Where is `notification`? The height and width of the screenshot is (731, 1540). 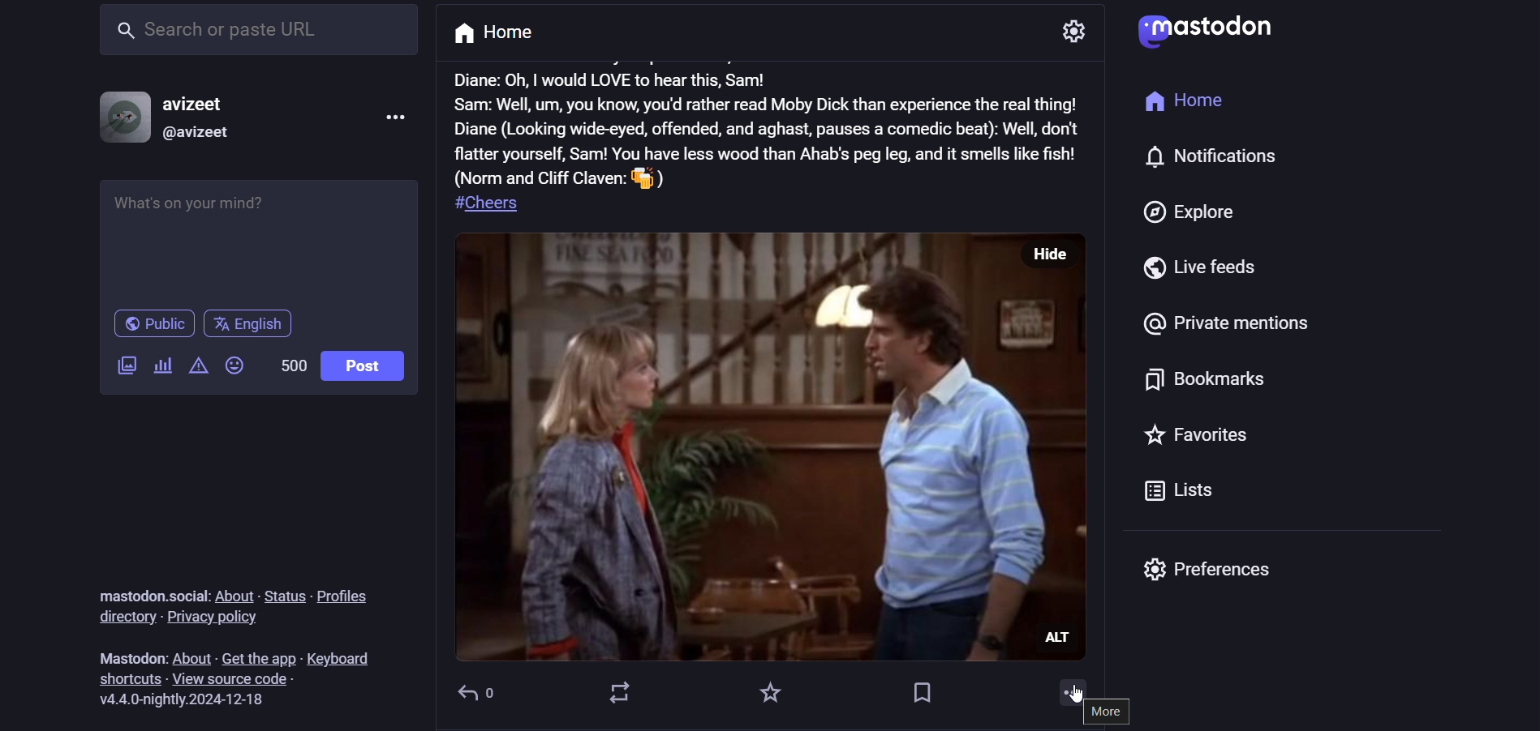 notification is located at coordinates (1236, 160).